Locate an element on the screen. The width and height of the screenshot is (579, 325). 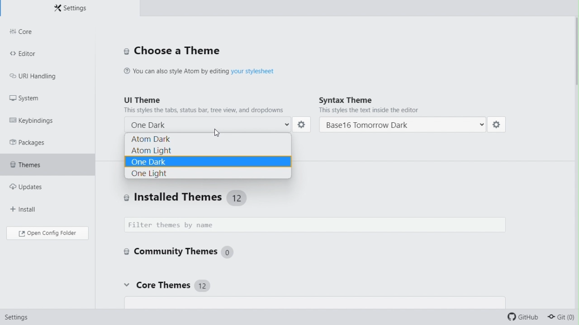
settings is located at coordinates (497, 126).